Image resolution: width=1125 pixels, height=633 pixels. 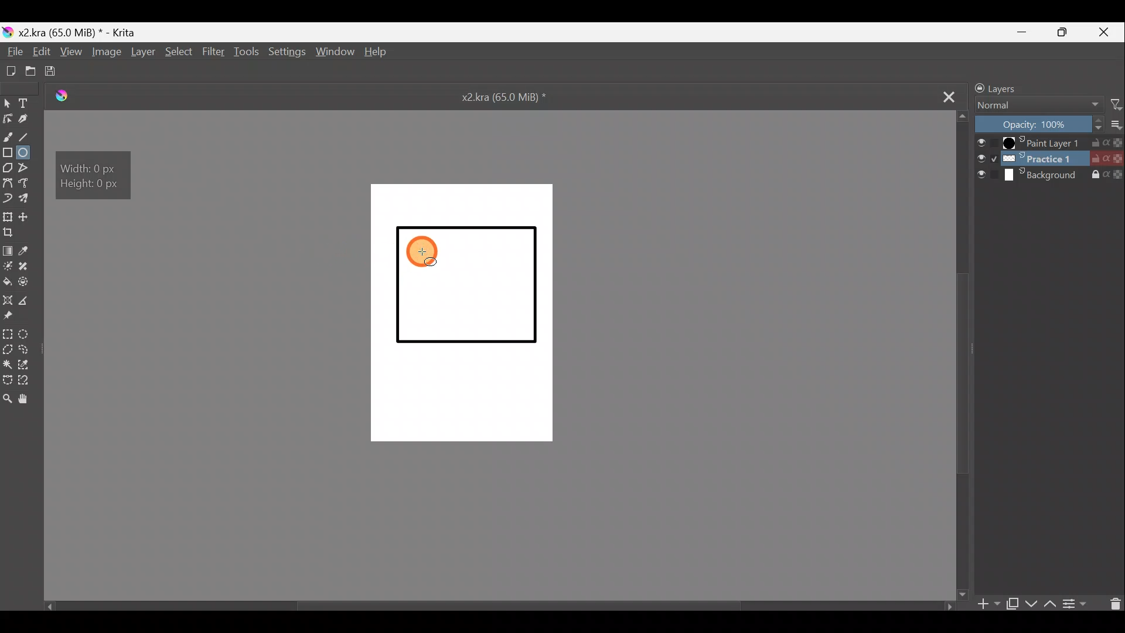 What do you see at coordinates (8, 151) in the screenshot?
I see `Rectangle tool` at bounding box center [8, 151].